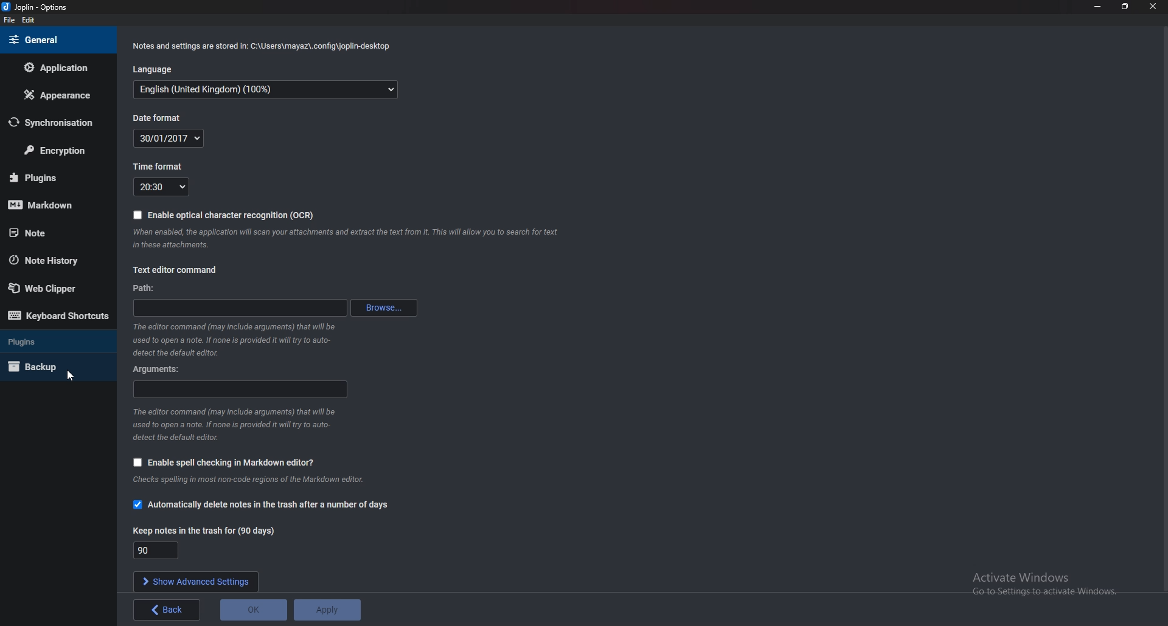 This screenshot has height=626, width=1168. What do you see at coordinates (53, 233) in the screenshot?
I see `note` at bounding box center [53, 233].